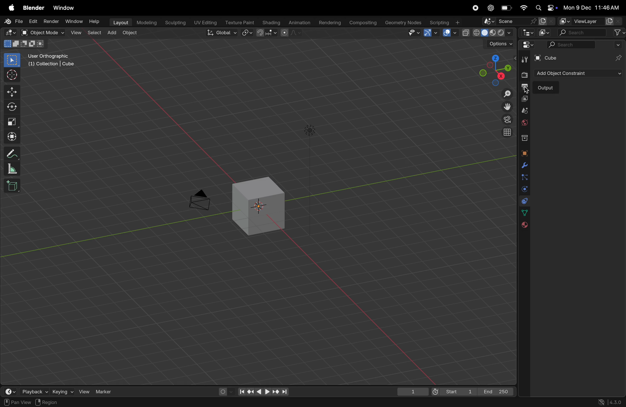 This screenshot has height=407, width=626. Describe the element at coordinates (35, 9) in the screenshot. I see `blender menu` at that location.